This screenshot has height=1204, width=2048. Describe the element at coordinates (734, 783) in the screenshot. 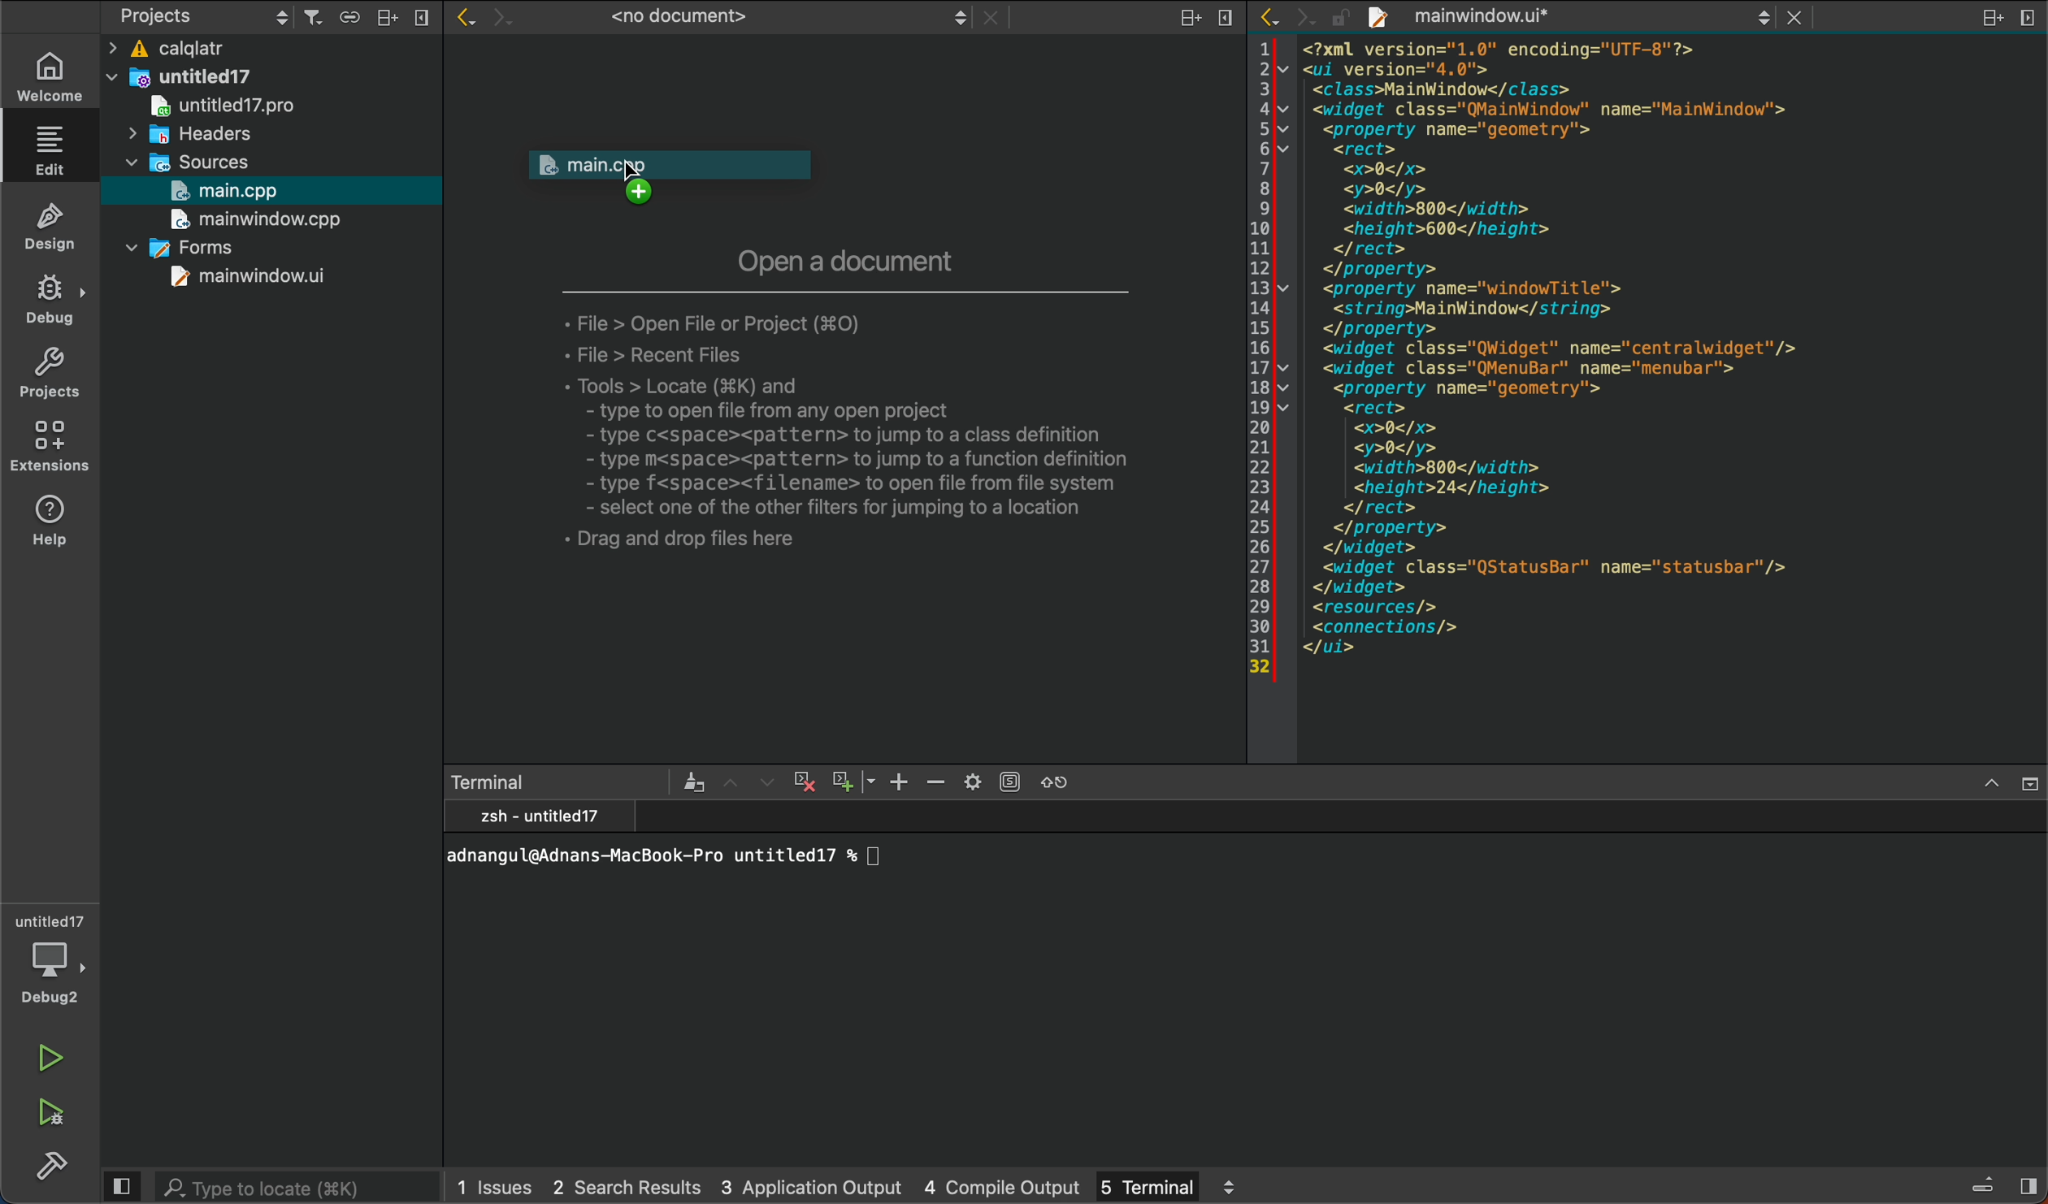

I see `previous item` at that location.